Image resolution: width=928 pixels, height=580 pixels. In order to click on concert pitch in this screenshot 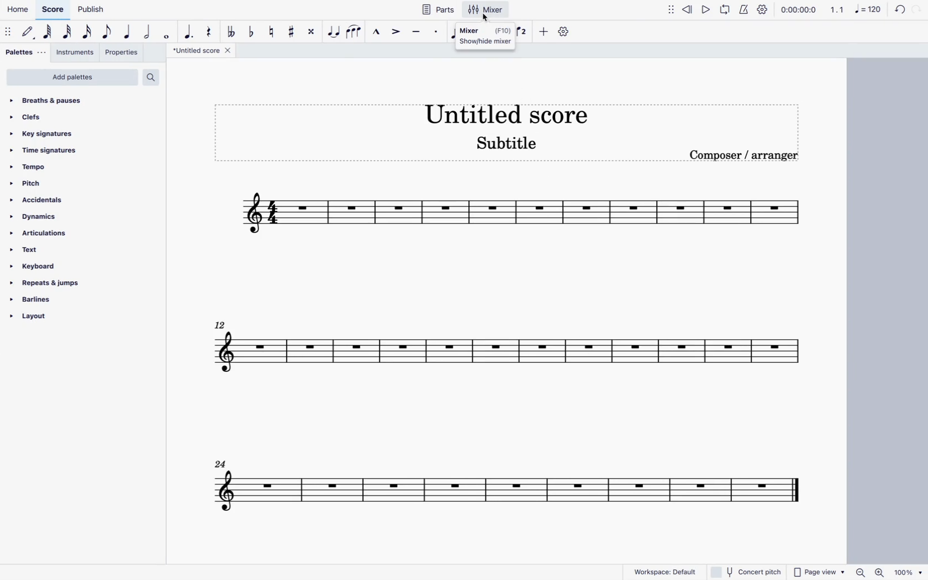, I will do `click(745, 571)`.